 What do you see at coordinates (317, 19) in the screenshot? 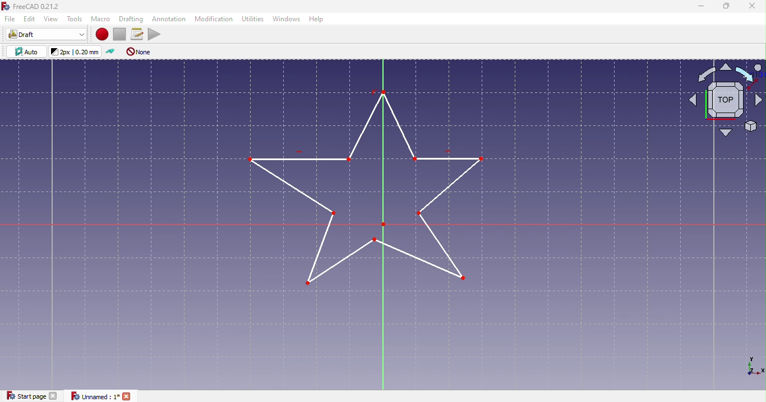
I see `Help` at bounding box center [317, 19].